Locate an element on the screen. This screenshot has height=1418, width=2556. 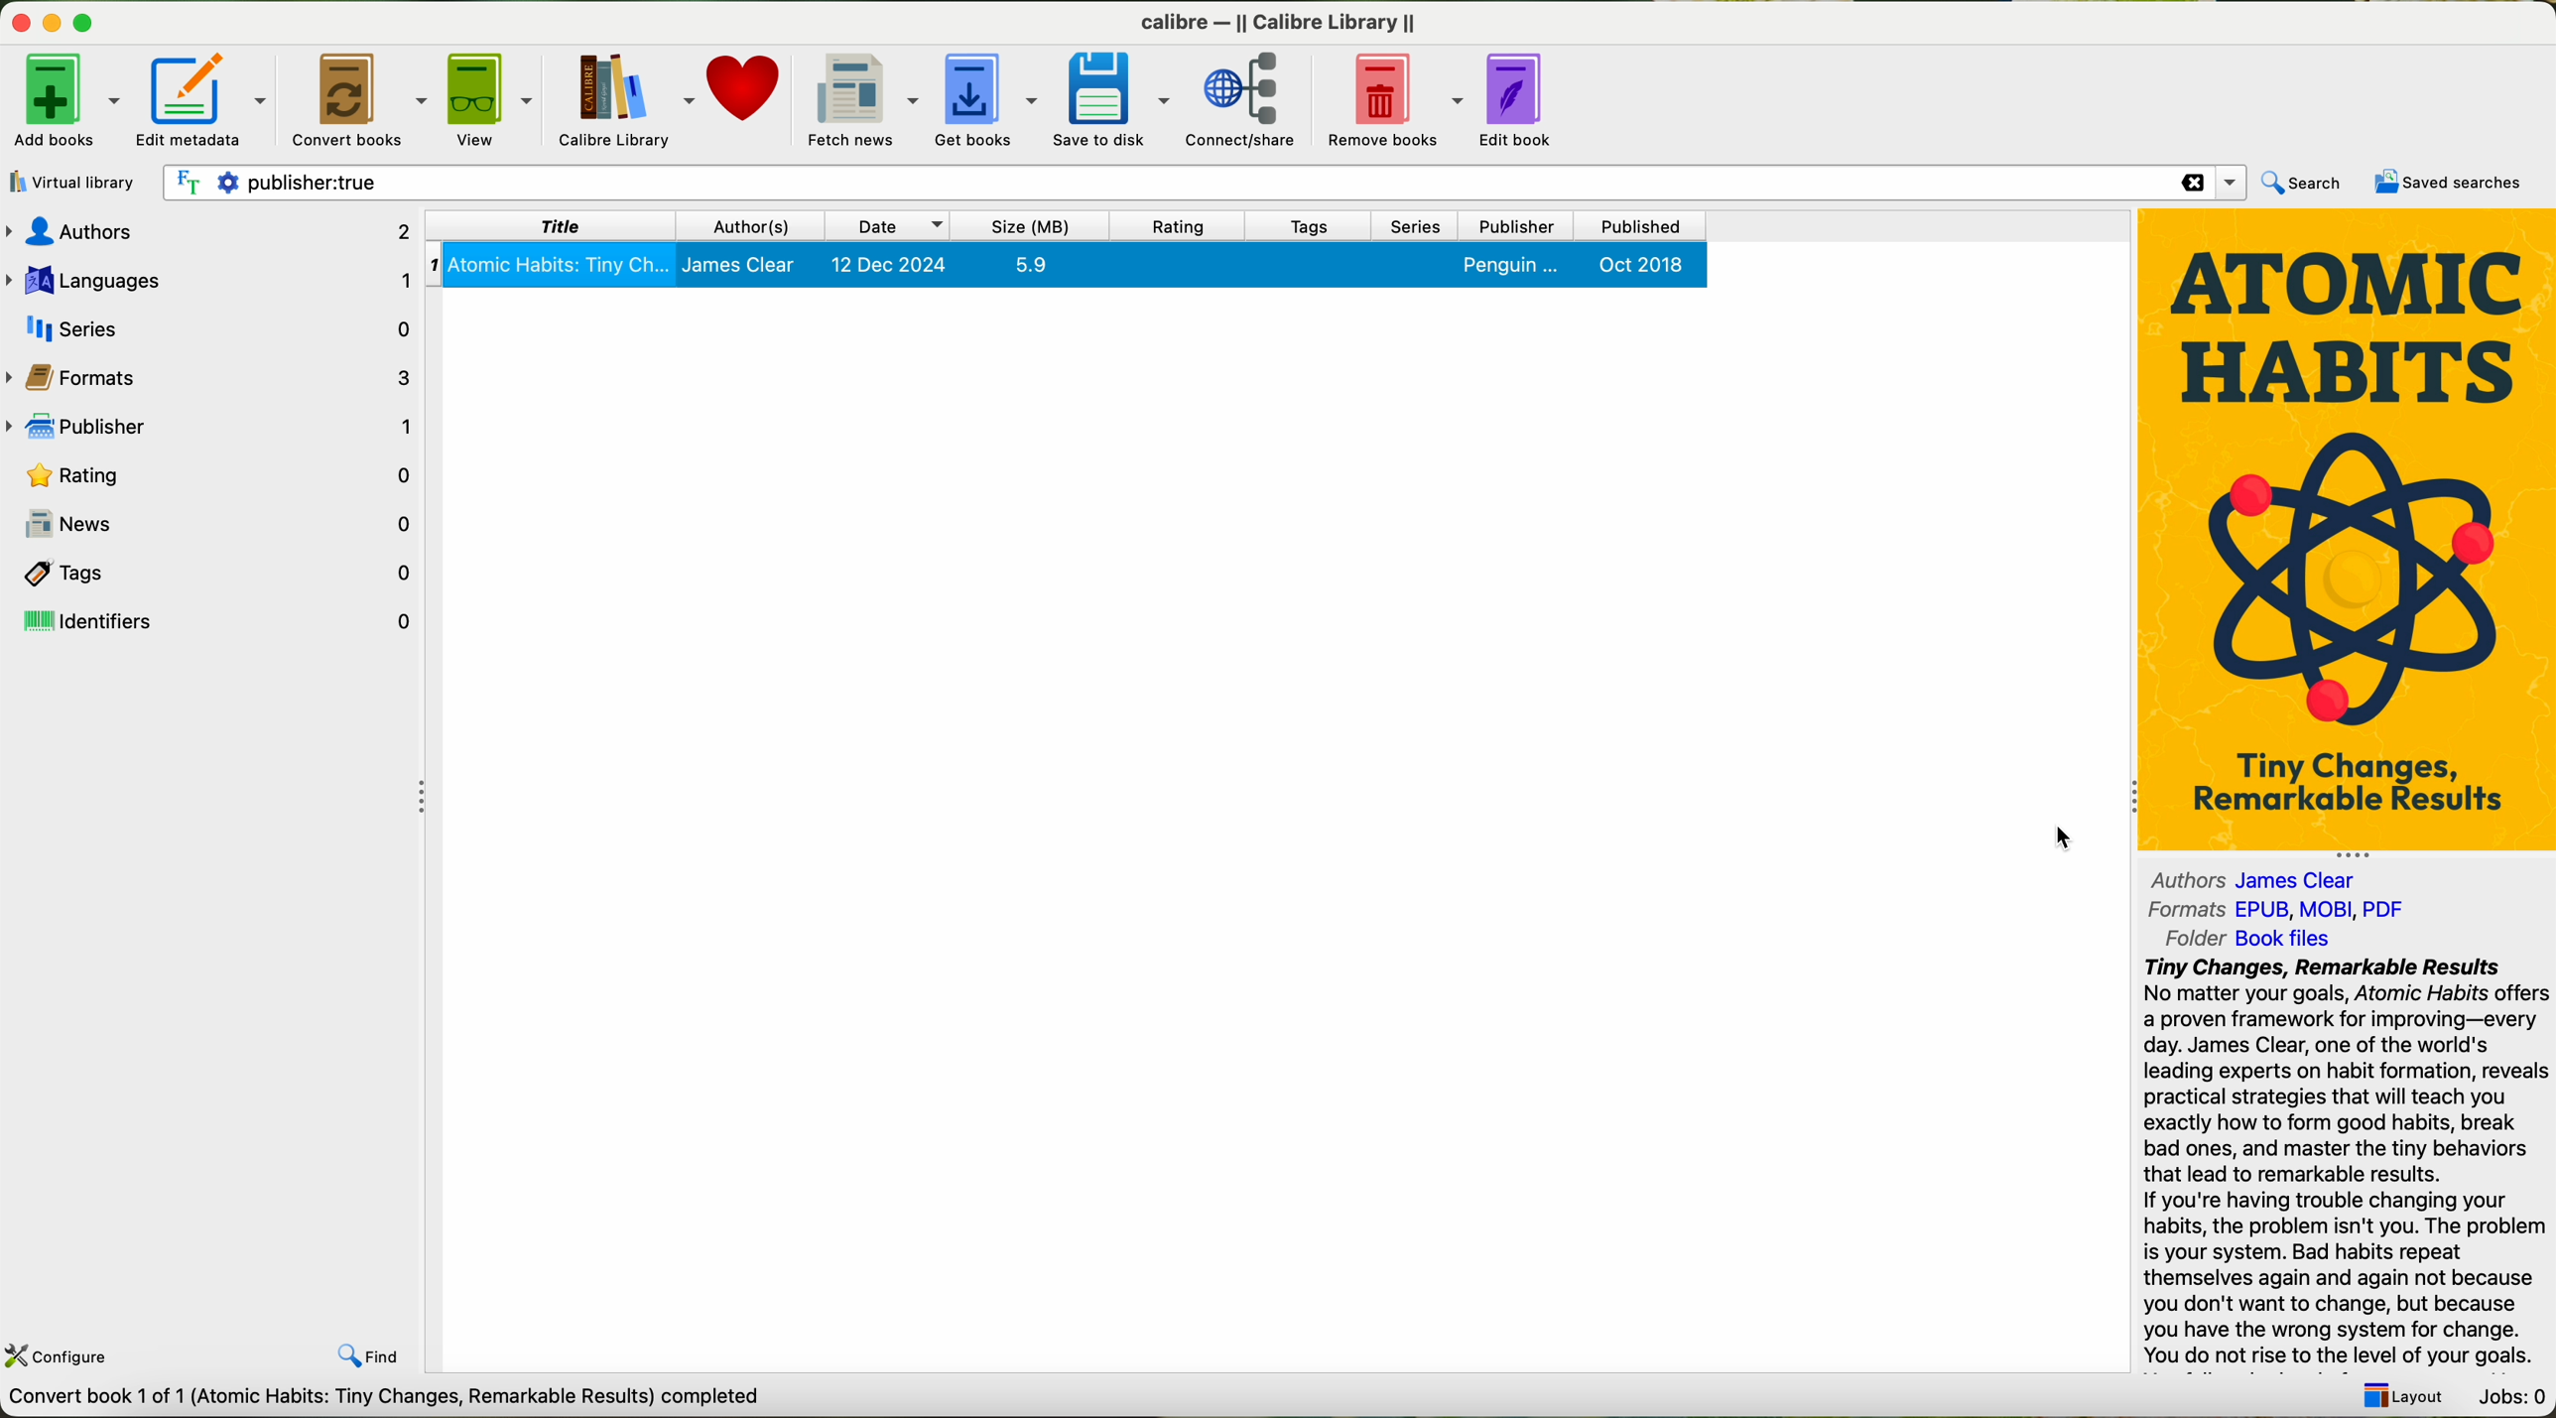
folder is located at coordinates (2245, 941).